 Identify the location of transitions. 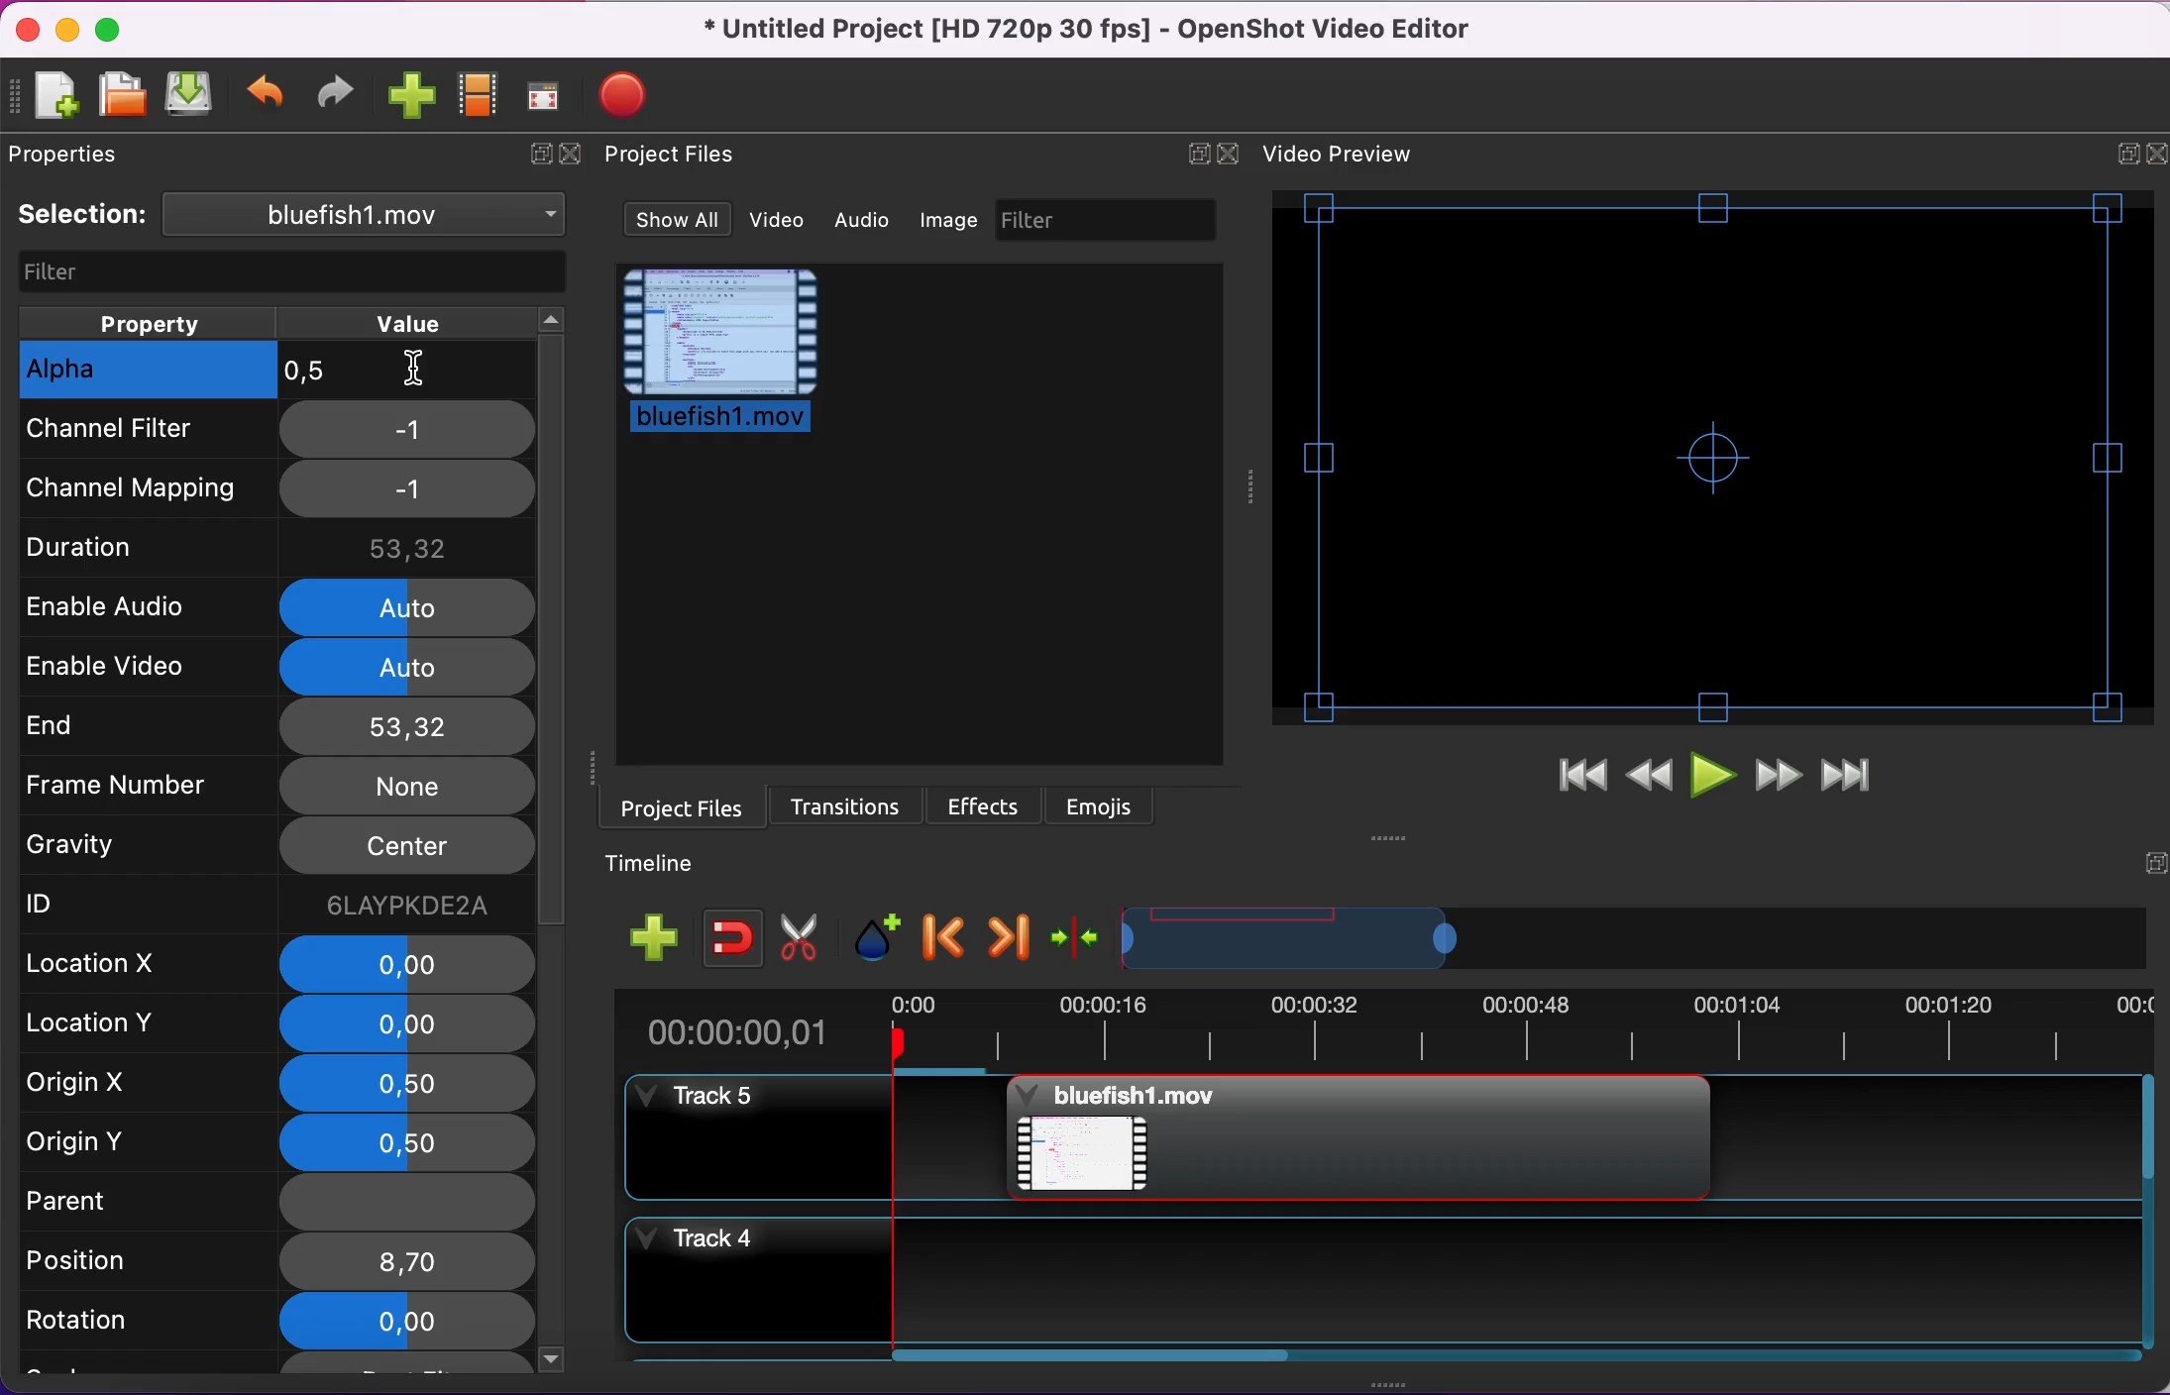
(845, 805).